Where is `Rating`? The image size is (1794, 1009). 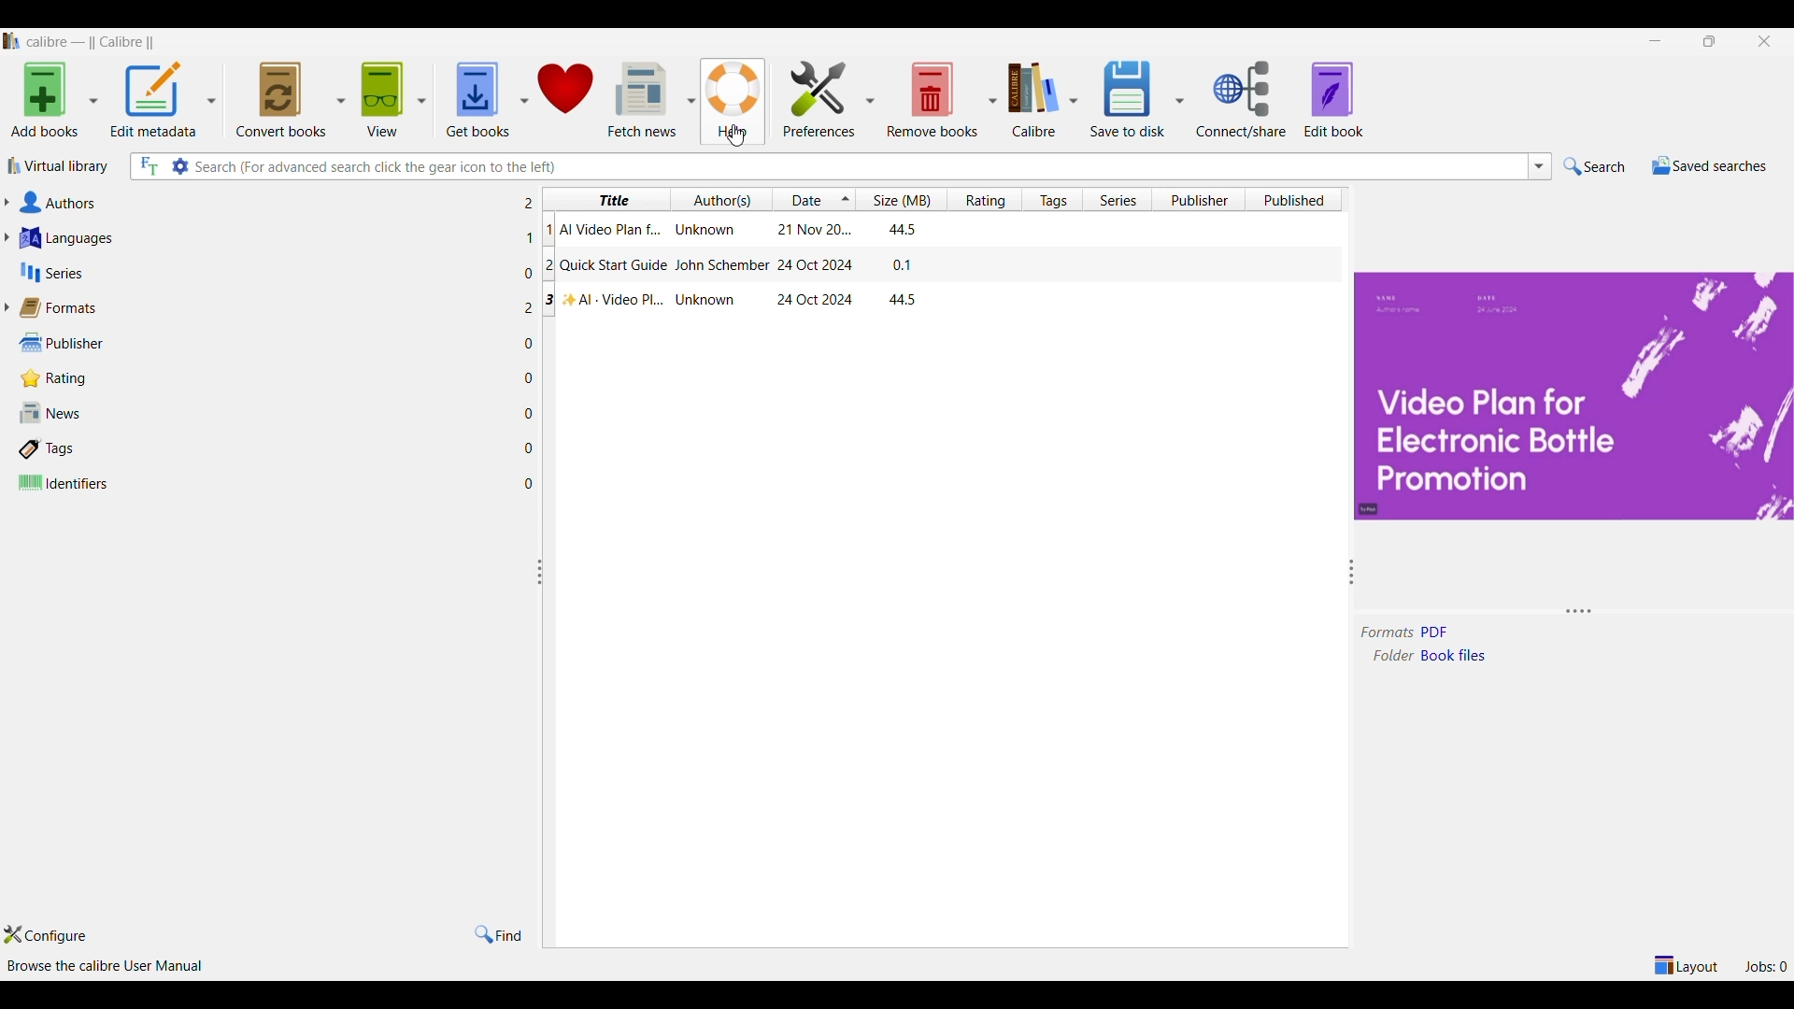 Rating is located at coordinates (255, 378).